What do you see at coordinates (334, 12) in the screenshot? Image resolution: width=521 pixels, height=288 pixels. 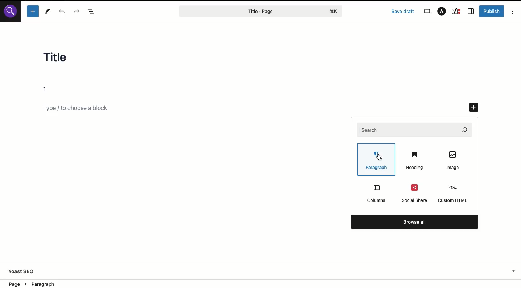 I see `command+K` at bounding box center [334, 12].